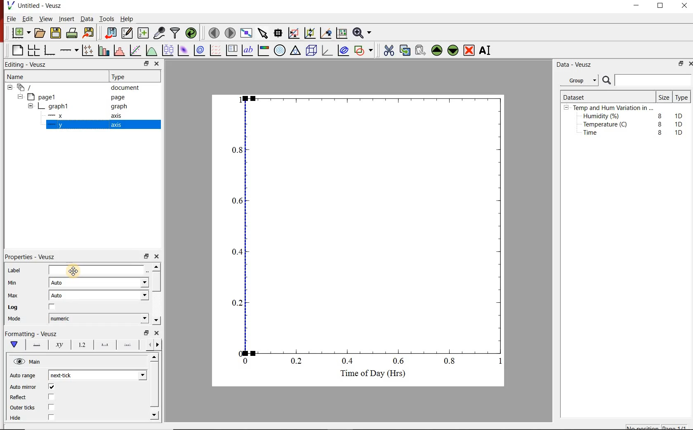 Image resolution: width=693 pixels, height=430 pixels. What do you see at coordinates (120, 98) in the screenshot?
I see `page` at bounding box center [120, 98].